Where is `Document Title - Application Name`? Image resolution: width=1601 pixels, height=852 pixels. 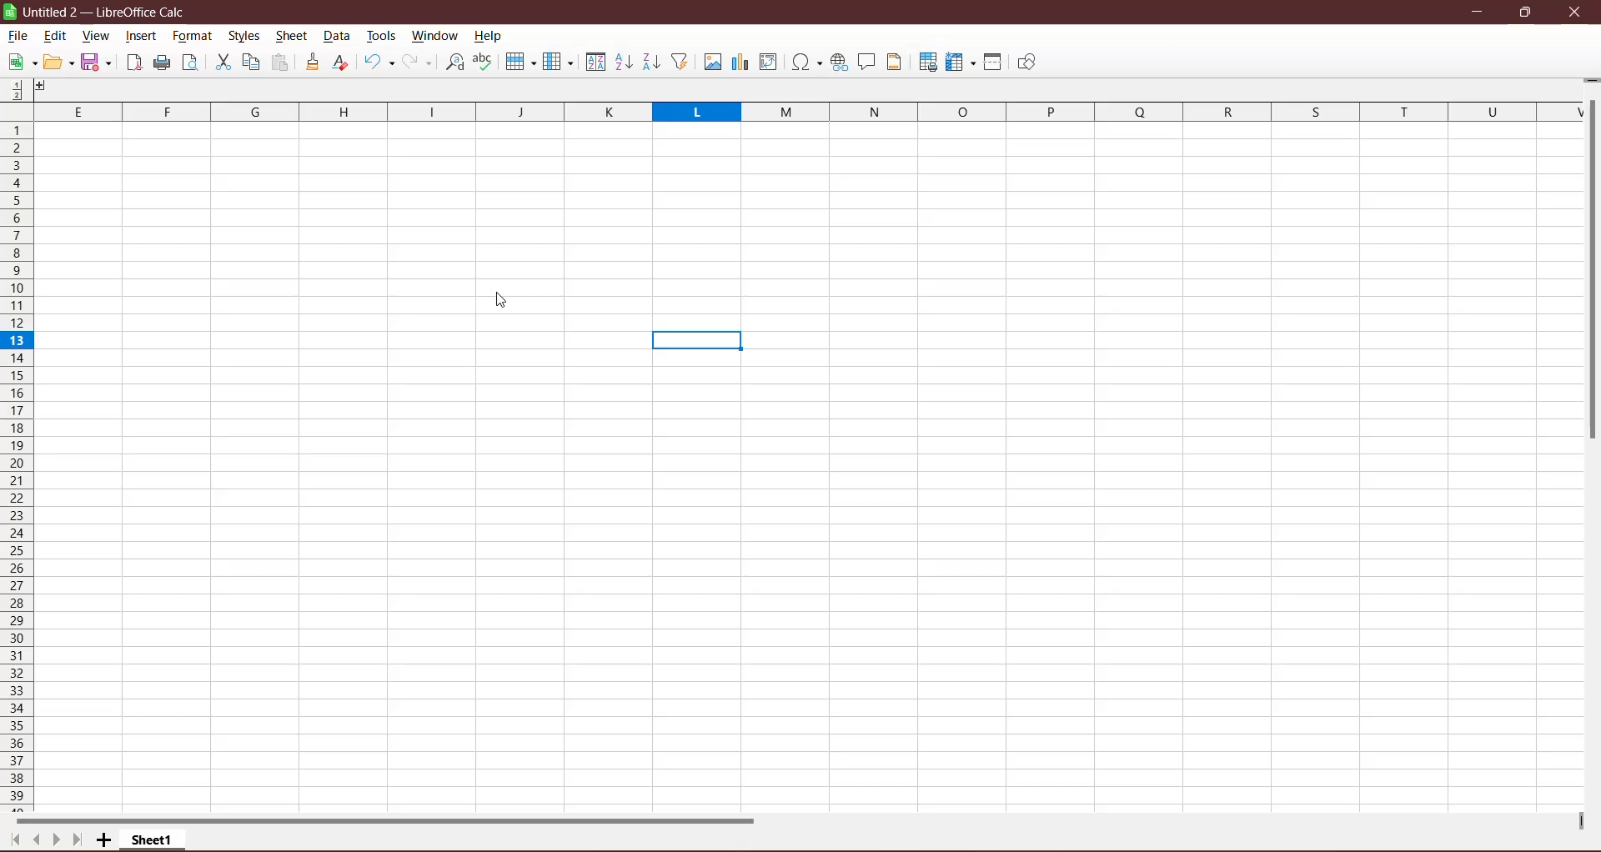 Document Title - Application Name is located at coordinates (109, 12).